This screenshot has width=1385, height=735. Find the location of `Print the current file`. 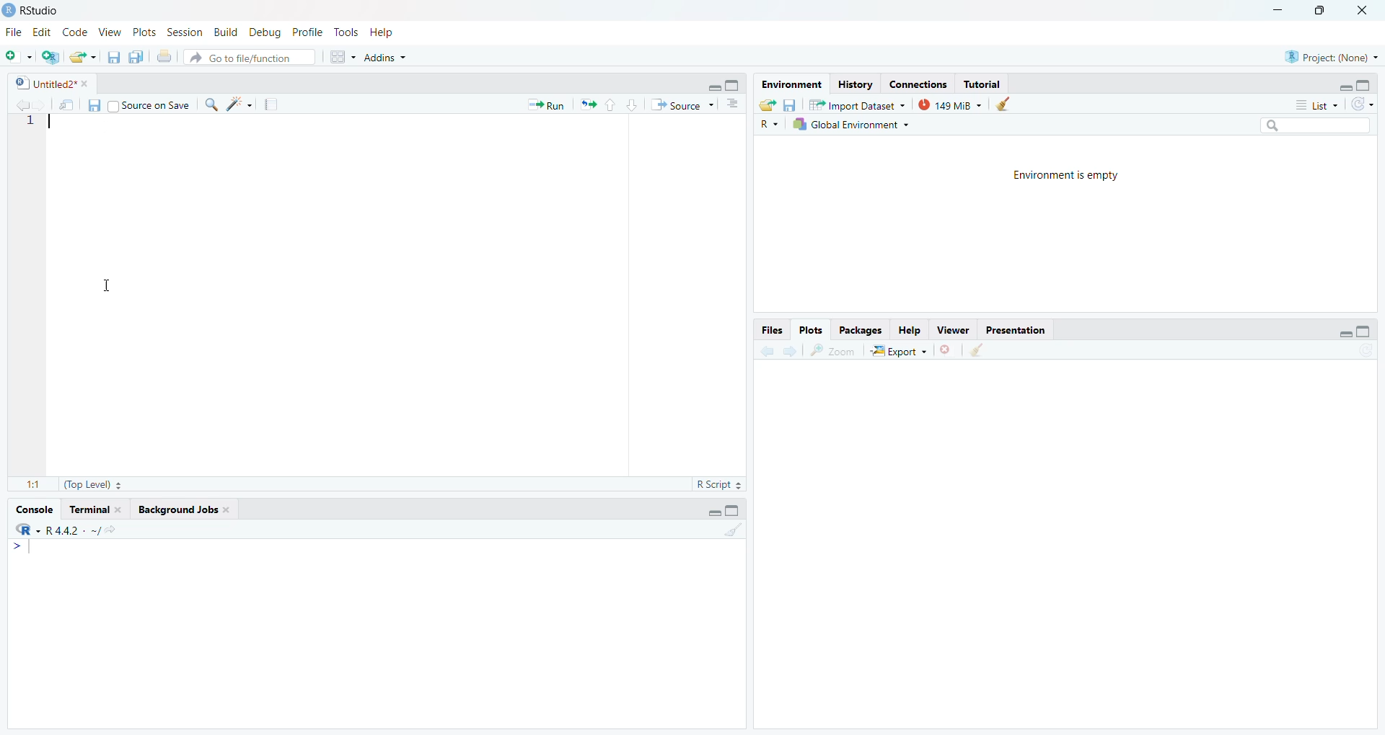

Print the current file is located at coordinates (163, 56).